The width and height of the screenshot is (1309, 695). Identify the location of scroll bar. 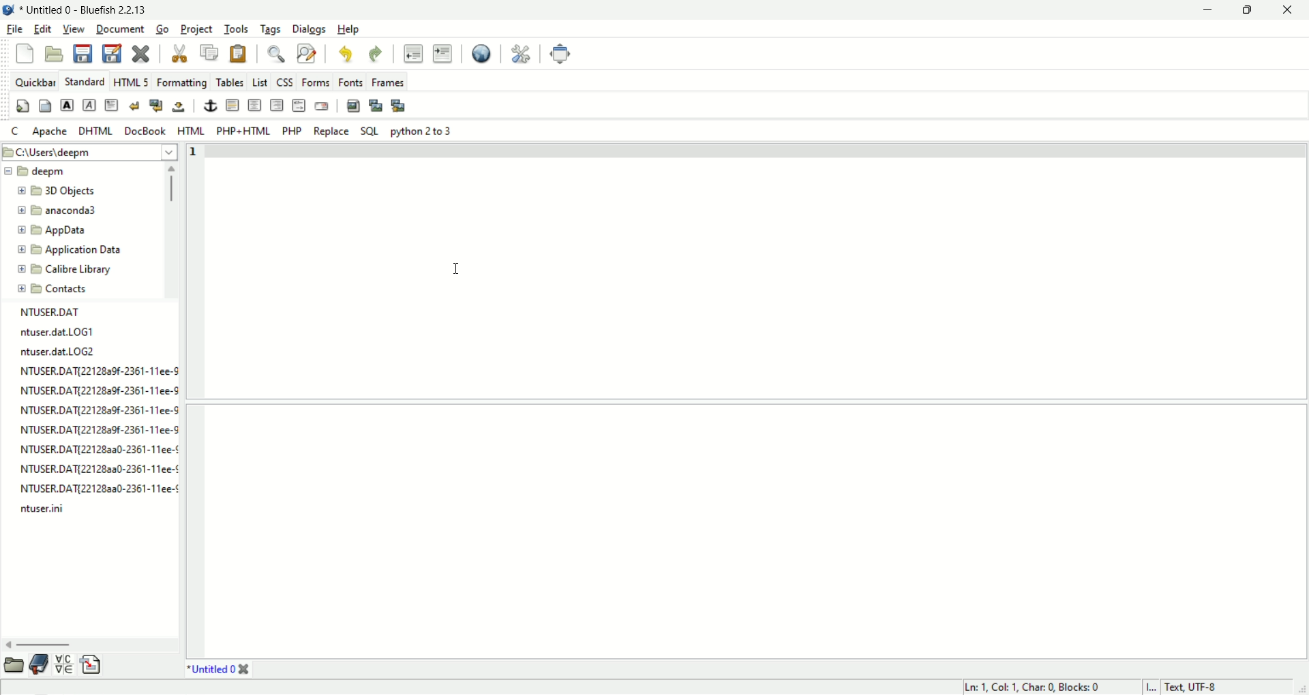
(172, 232).